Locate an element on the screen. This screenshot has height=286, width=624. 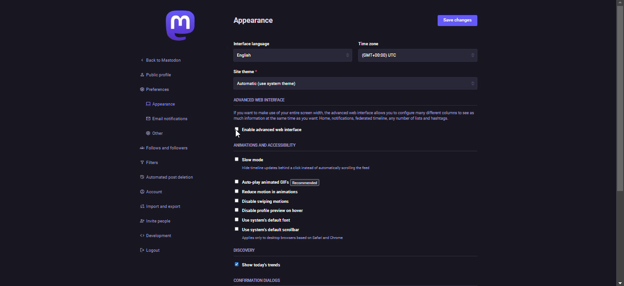
increase/decrease arrows is located at coordinates (473, 84).